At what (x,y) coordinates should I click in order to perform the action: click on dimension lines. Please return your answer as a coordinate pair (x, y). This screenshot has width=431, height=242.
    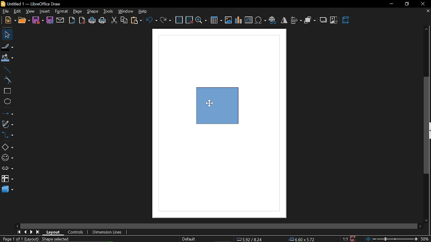
    Looking at the image, I should click on (107, 232).